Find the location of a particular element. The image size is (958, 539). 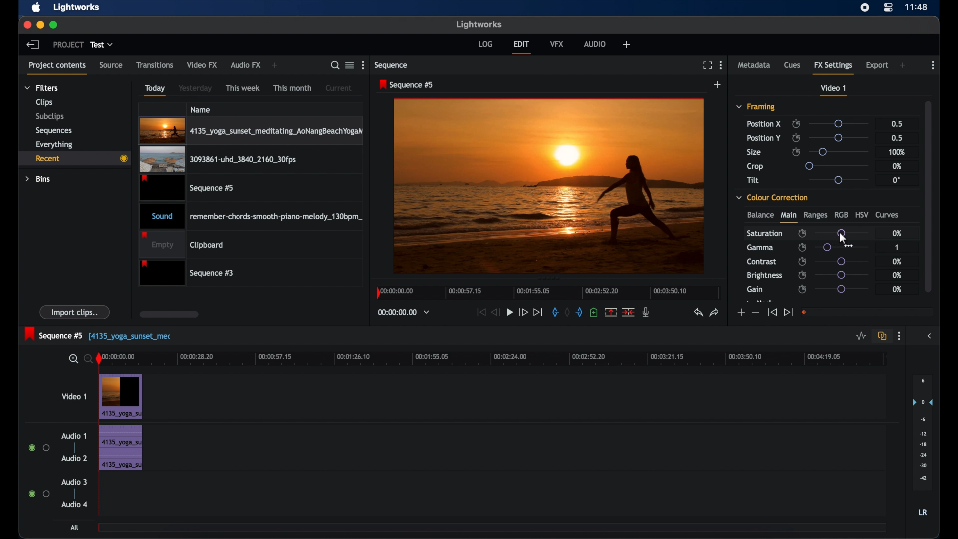

slider is located at coordinates (842, 275).